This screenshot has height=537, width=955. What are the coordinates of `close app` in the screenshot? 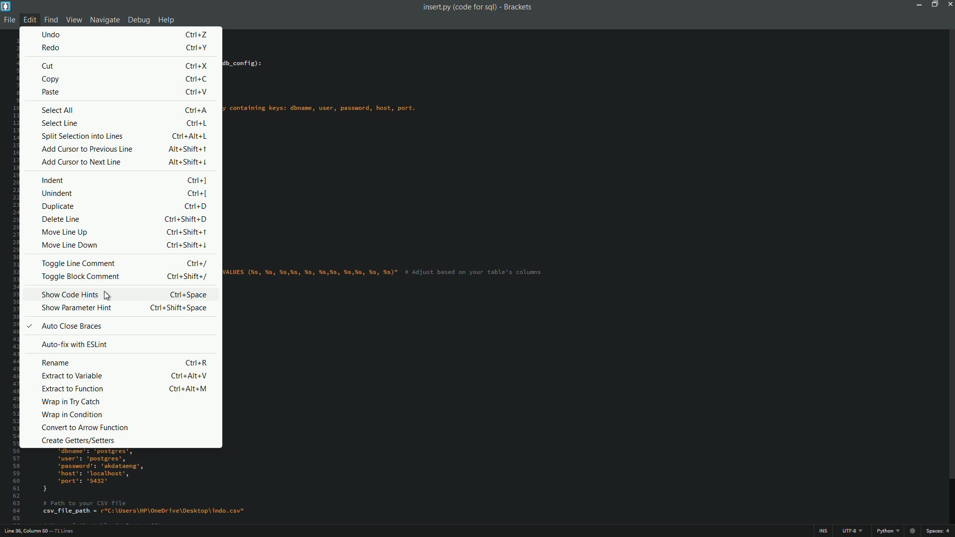 It's located at (949, 4).